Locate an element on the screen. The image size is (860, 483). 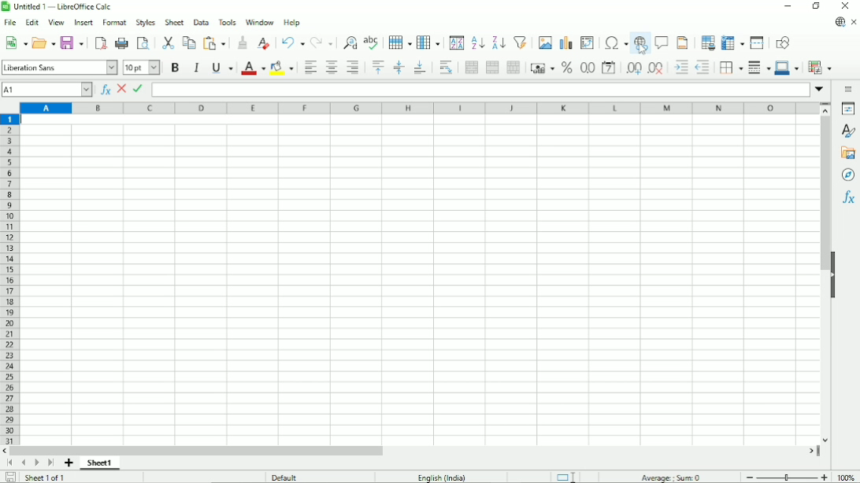
Format as currency is located at coordinates (542, 68).